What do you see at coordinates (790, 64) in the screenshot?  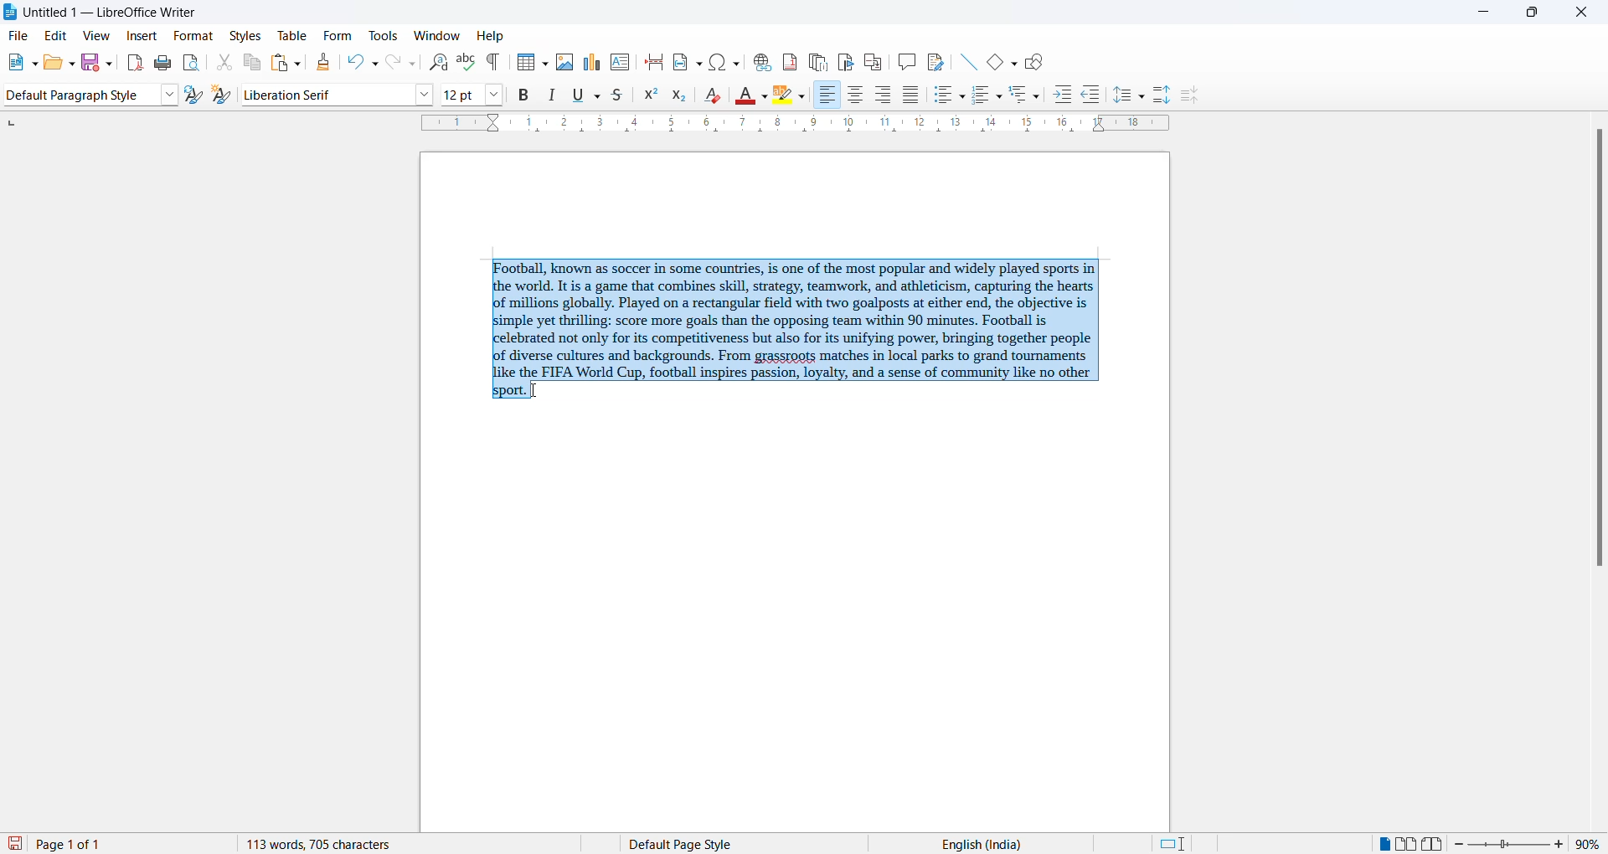 I see `insert footnote` at bounding box center [790, 64].